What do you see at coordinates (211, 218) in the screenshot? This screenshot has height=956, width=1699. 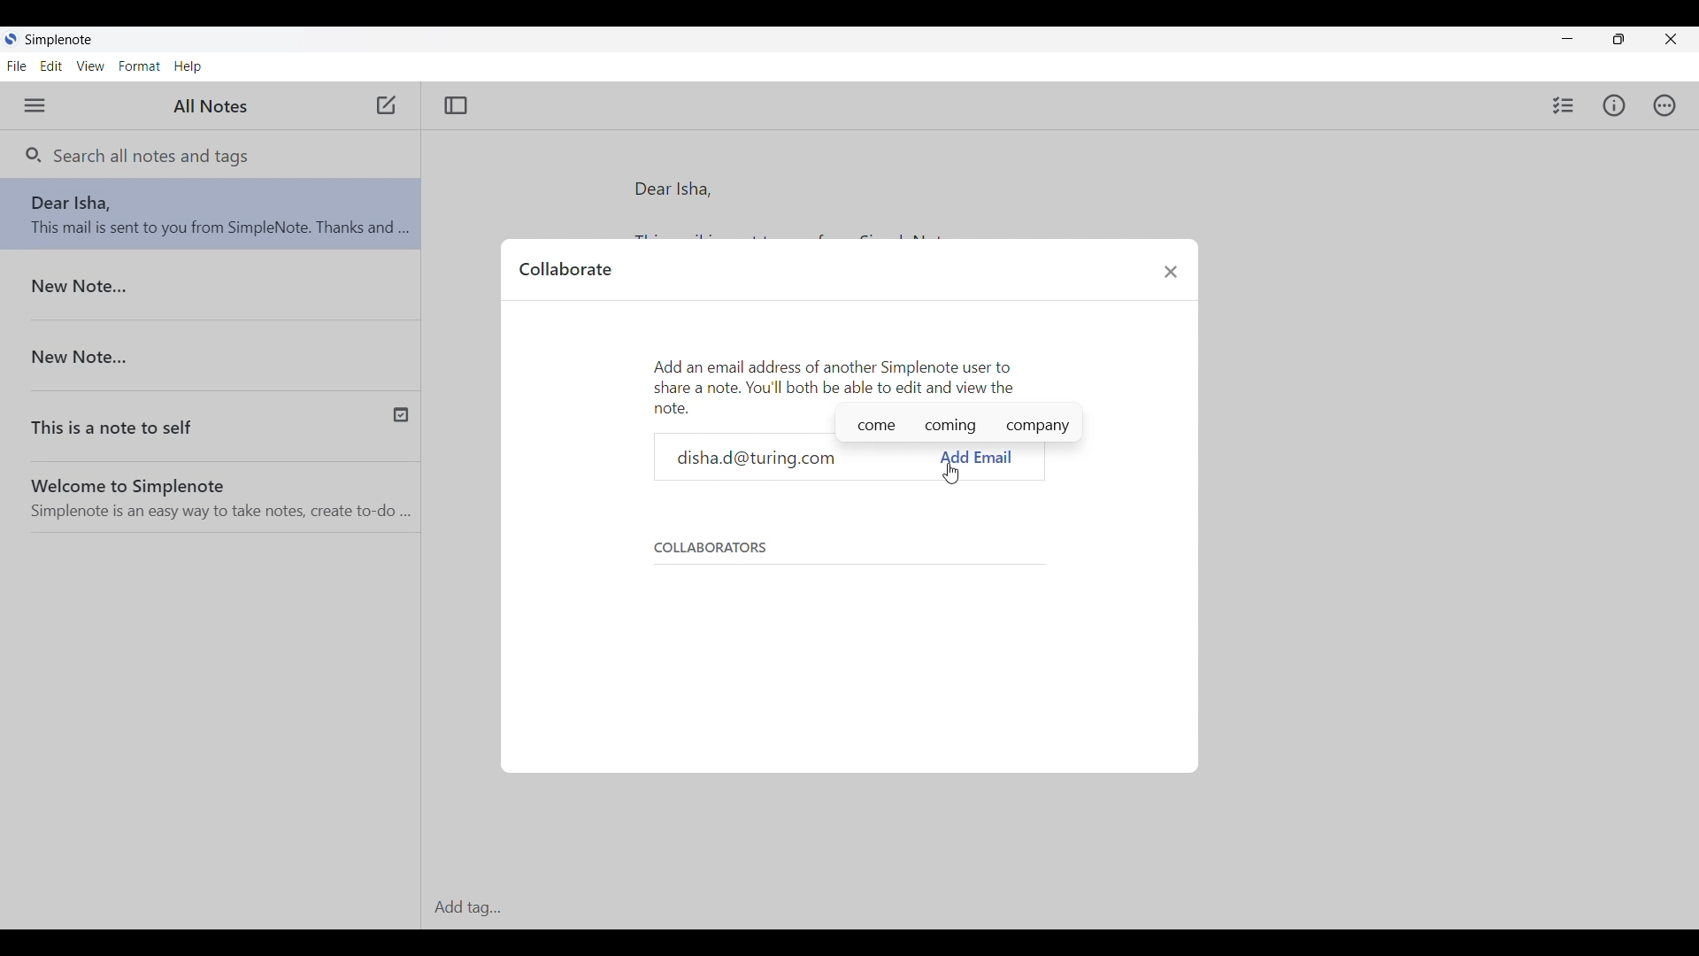 I see `Dear Isha` at bounding box center [211, 218].